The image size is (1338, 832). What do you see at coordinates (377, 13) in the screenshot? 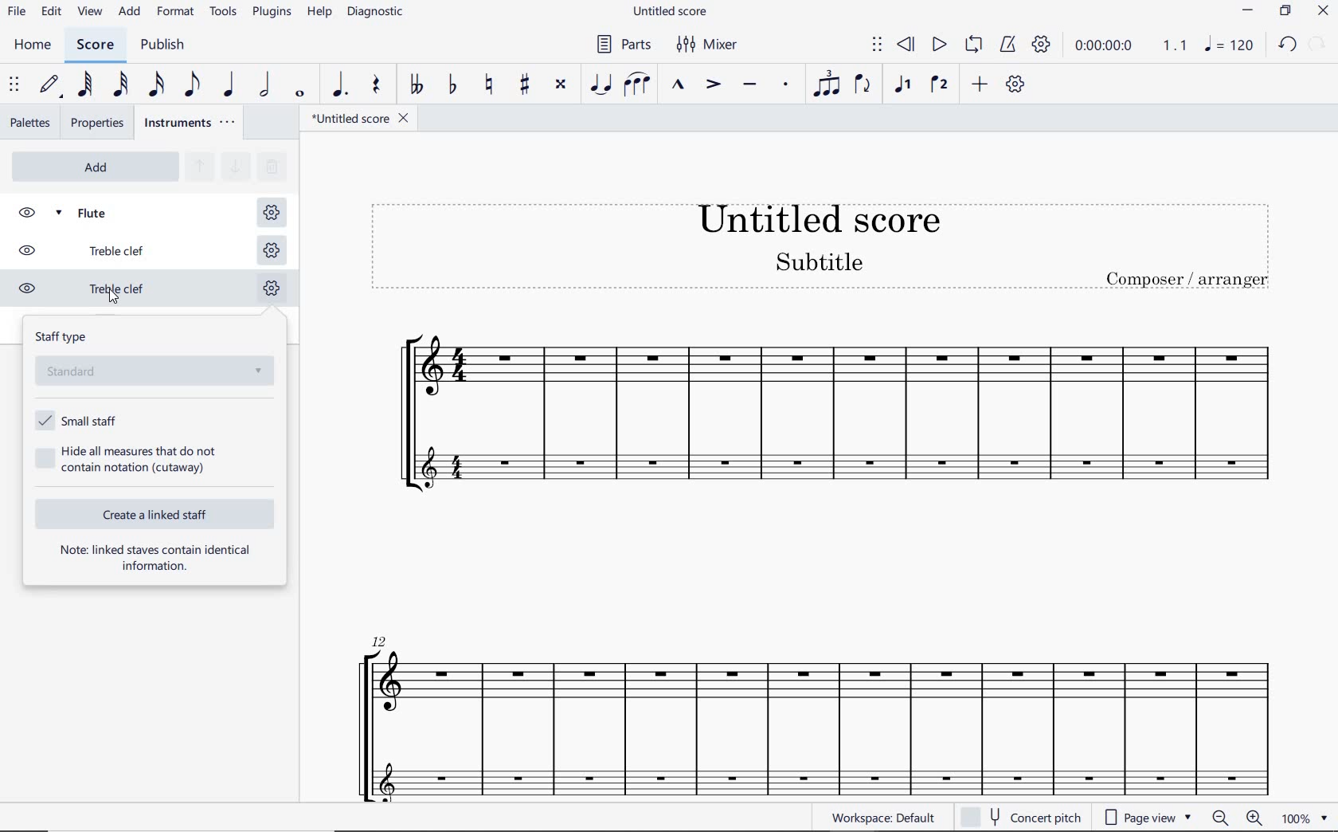
I see `DIAGNOSTIC` at bounding box center [377, 13].